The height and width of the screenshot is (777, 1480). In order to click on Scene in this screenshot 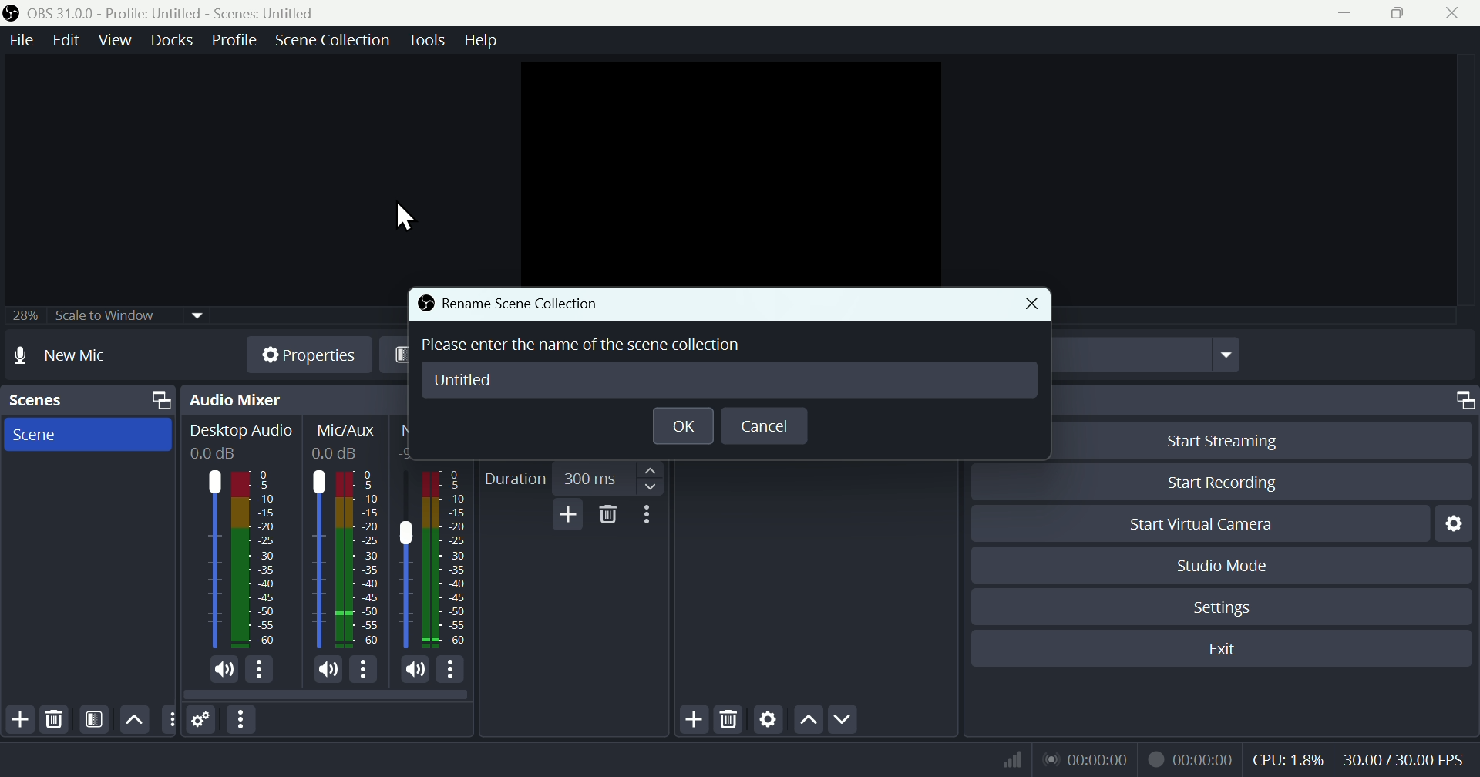, I will do `click(89, 436)`.